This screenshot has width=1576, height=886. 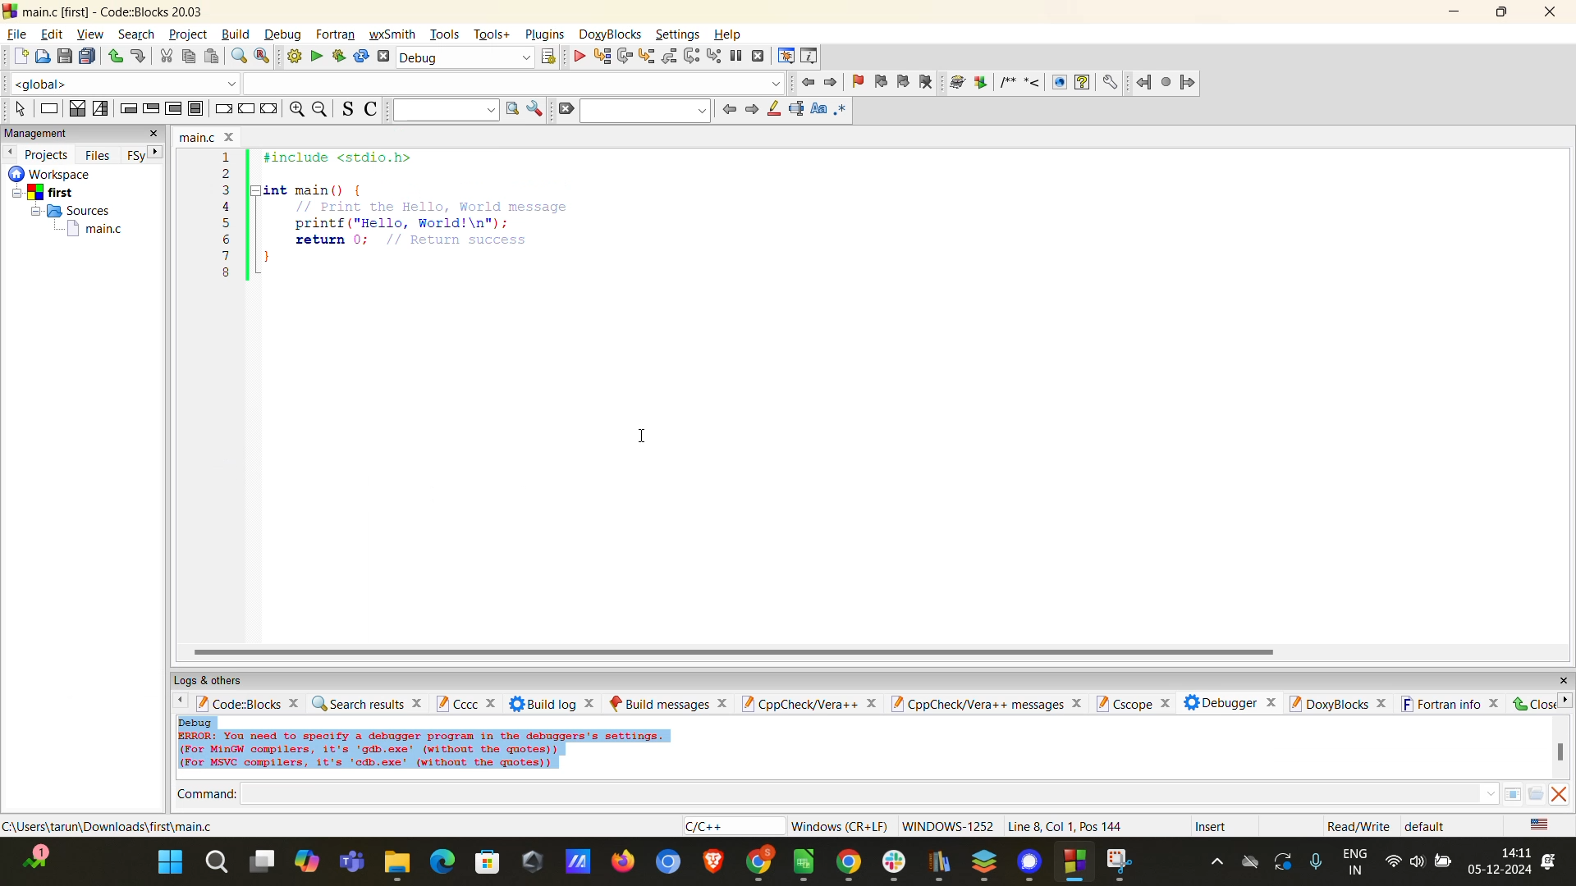 I want to click on find, so click(x=236, y=57).